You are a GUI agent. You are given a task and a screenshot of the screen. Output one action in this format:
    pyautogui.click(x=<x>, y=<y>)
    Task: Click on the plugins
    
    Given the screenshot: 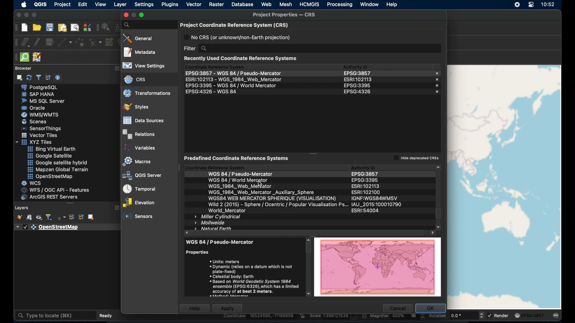 What is the action you would take?
    pyautogui.click(x=170, y=5)
    